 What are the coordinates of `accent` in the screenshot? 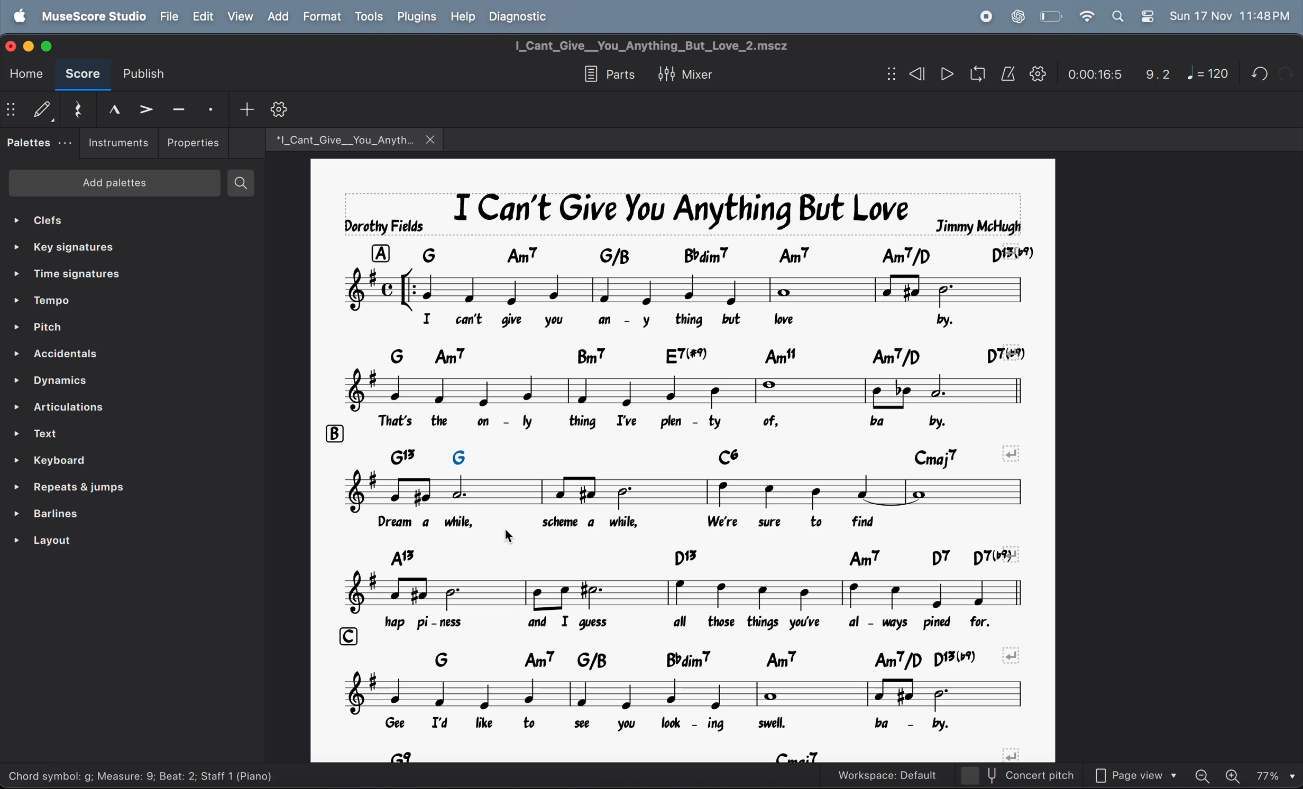 It's located at (149, 108).